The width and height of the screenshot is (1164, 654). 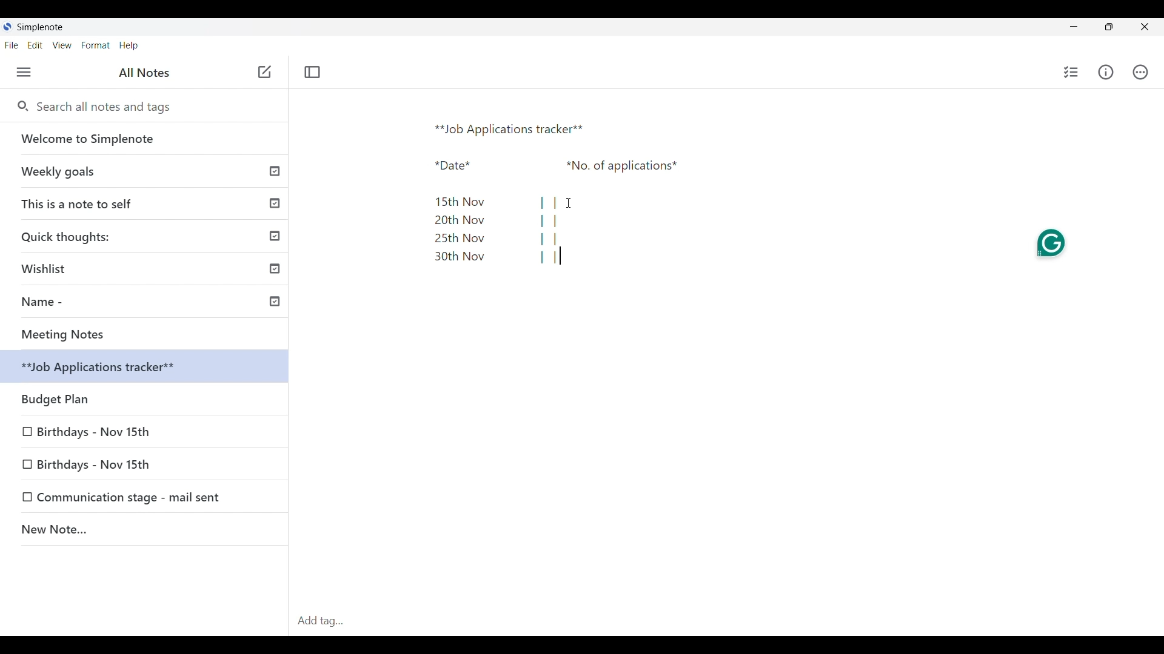 I want to click on Text cursor, so click(x=561, y=256).